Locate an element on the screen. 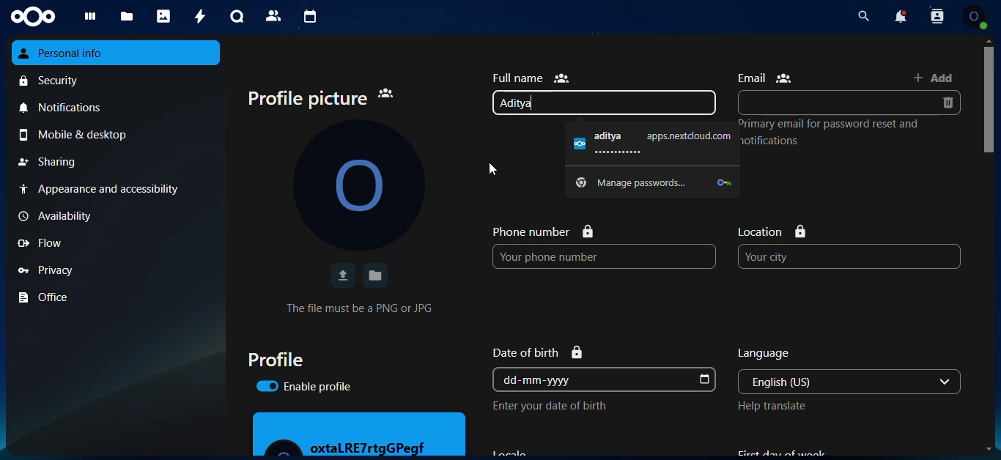 Image resolution: width=1001 pixels, height=460 pixels. Manage passwords... is located at coordinates (652, 183).